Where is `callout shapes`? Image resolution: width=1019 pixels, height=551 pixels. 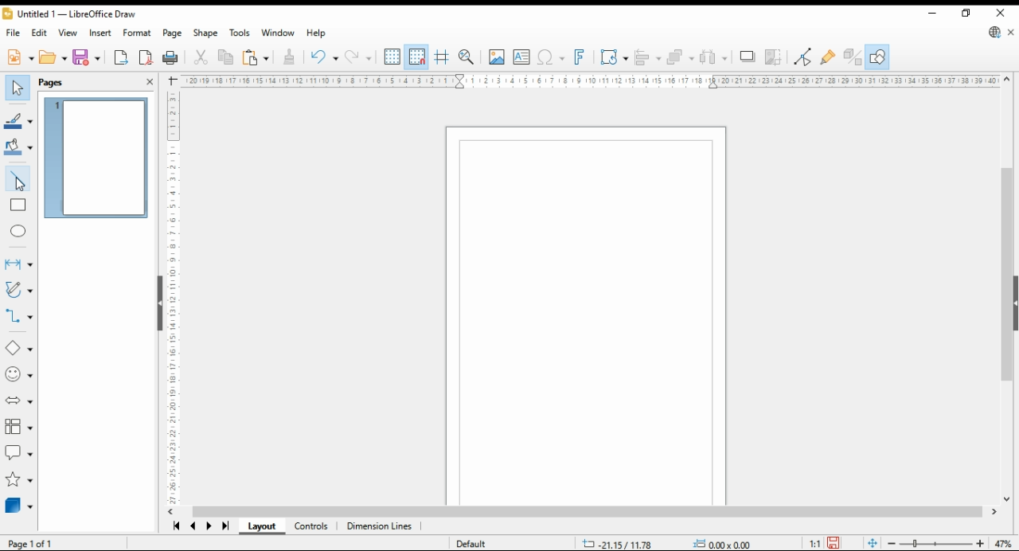
callout shapes is located at coordinates (19, 453).